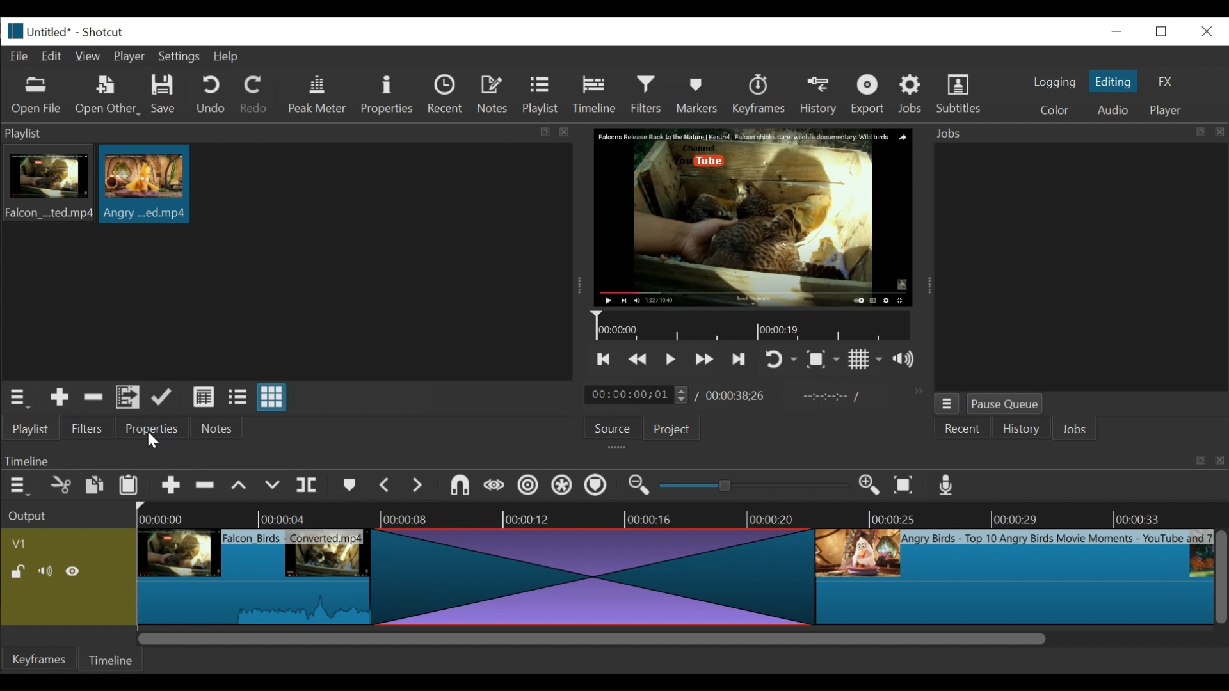 This screenshot has height=691, width=1229. I want to click on Markers, so click(700, 94).